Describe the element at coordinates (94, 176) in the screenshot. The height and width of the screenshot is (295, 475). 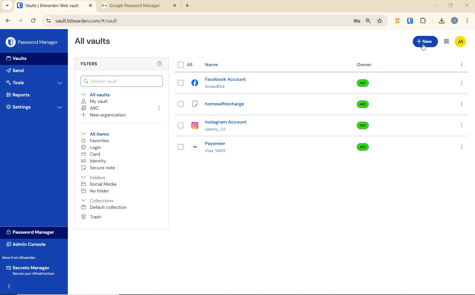
I see `Folders` at that location.